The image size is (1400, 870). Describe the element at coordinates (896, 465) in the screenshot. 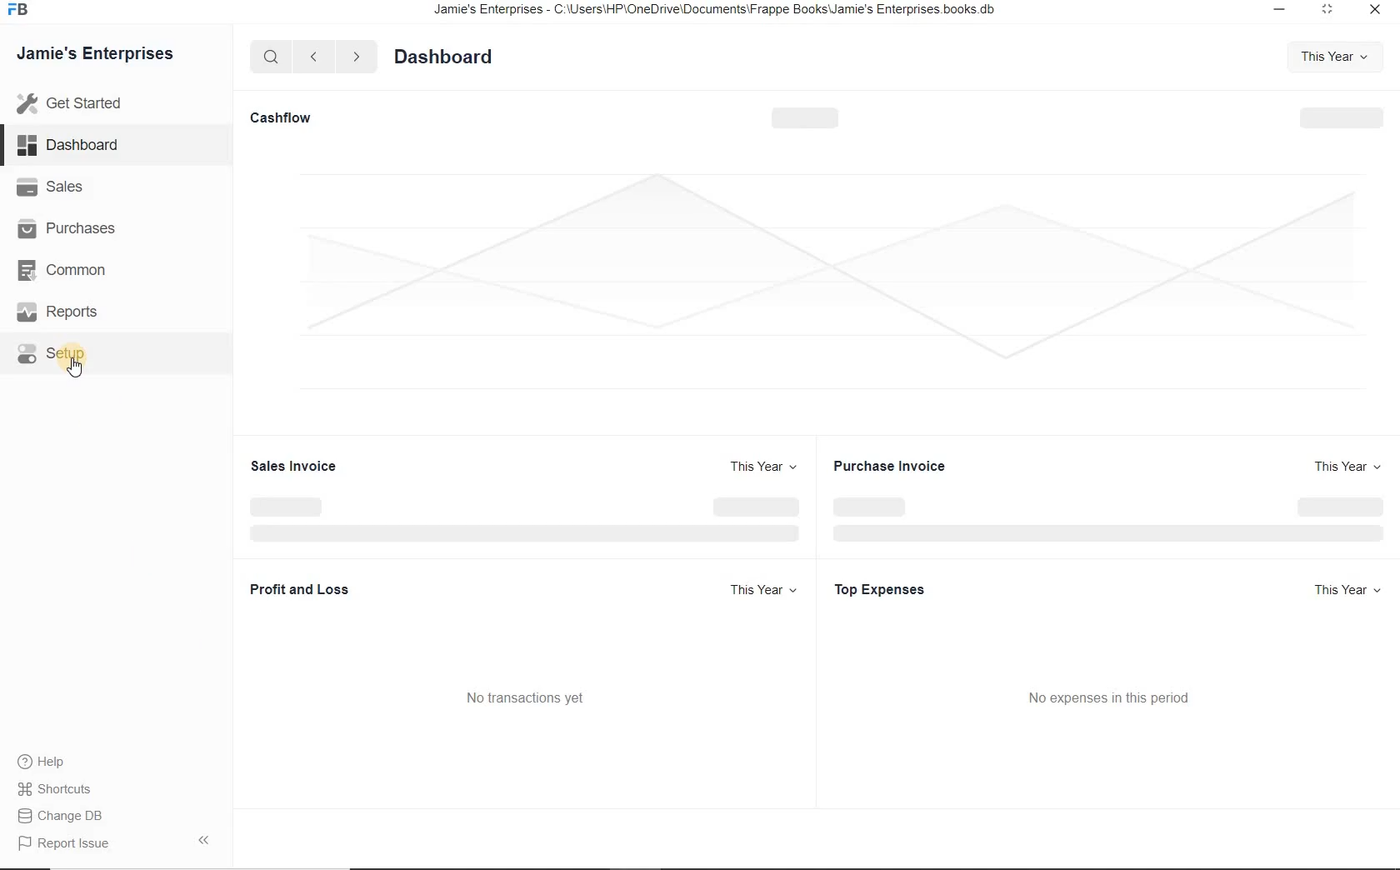

I see `Purchase Invoice` at that location.